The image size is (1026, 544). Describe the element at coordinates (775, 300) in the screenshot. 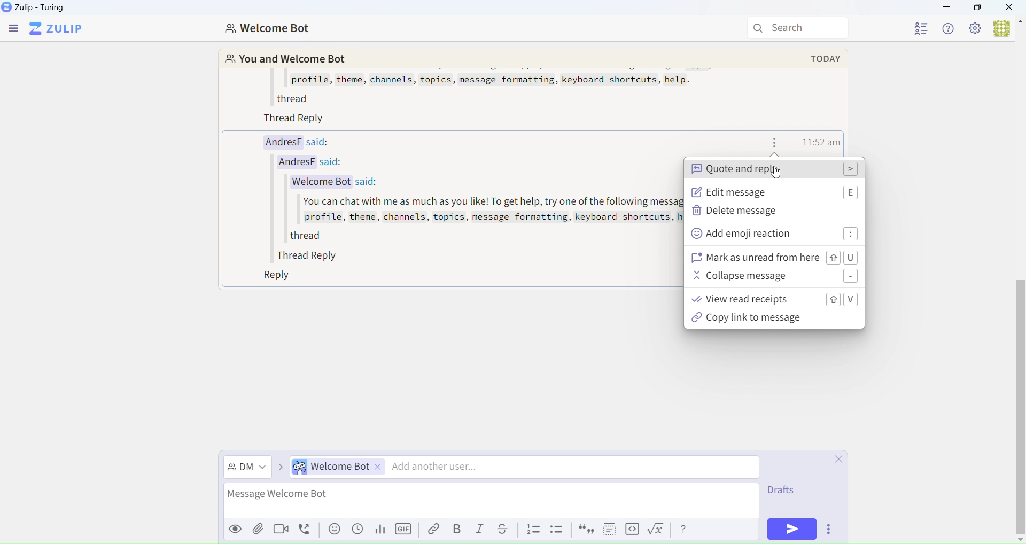

I see `view read recipts` at that location.